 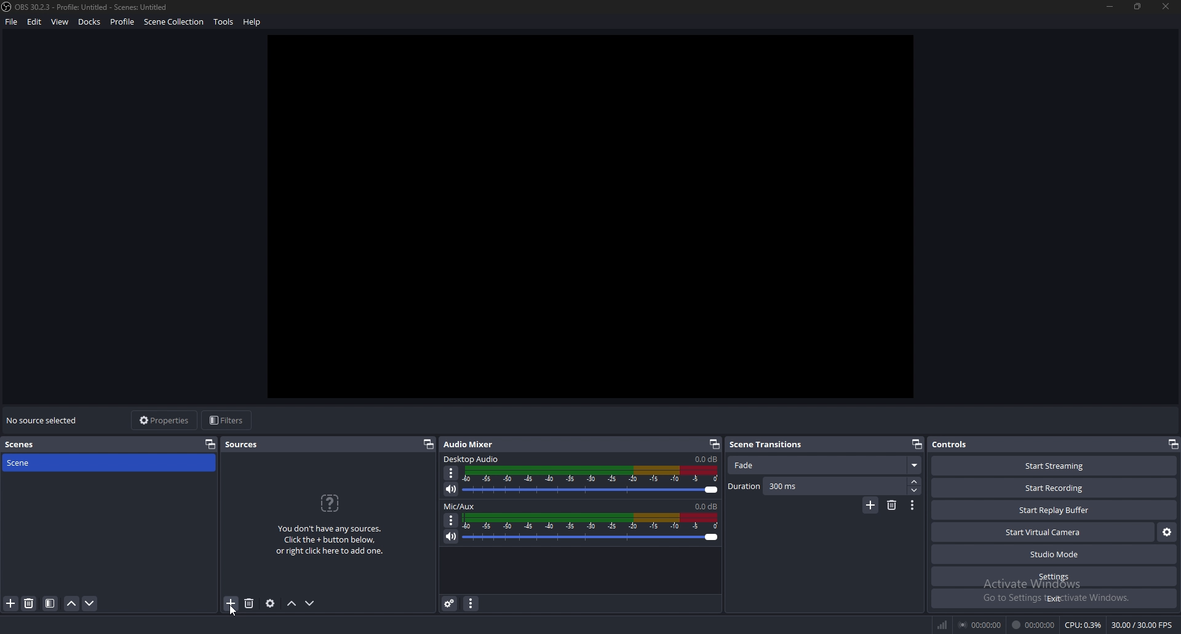 What do you see at coordinates (451, 520) in the screenshot?
I see `options` at bounding box center [451, 520].